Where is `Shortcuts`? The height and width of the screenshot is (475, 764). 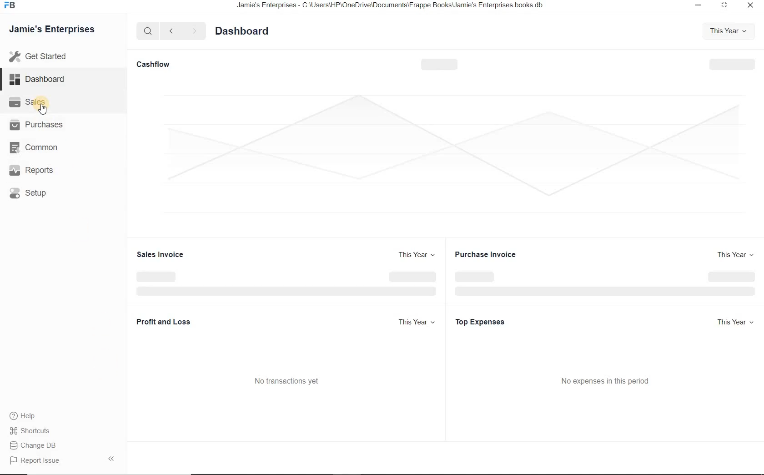 Shortcuts is located at coordinates (34, 430).